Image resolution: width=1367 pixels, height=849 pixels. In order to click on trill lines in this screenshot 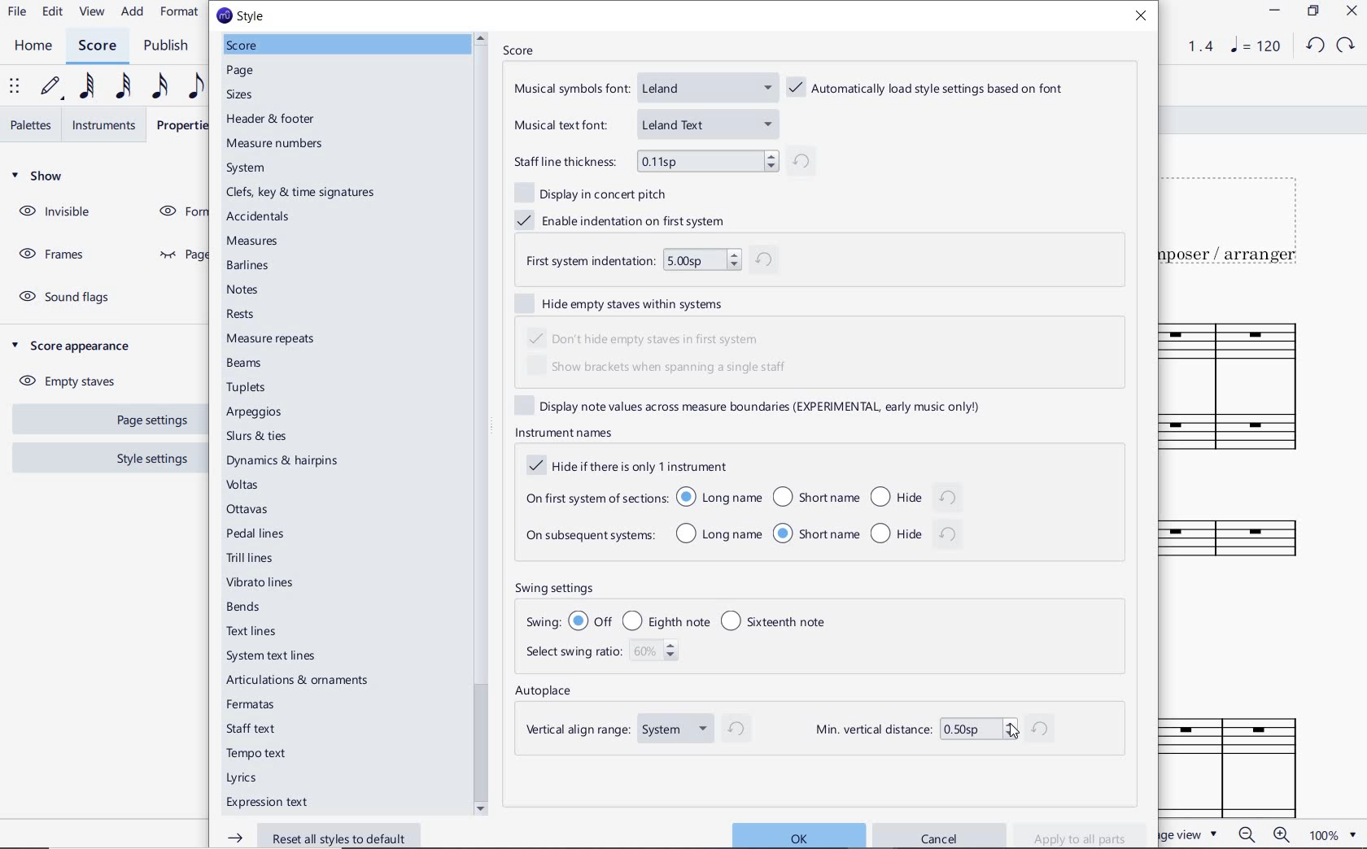, I will do `click(251, 558)`.